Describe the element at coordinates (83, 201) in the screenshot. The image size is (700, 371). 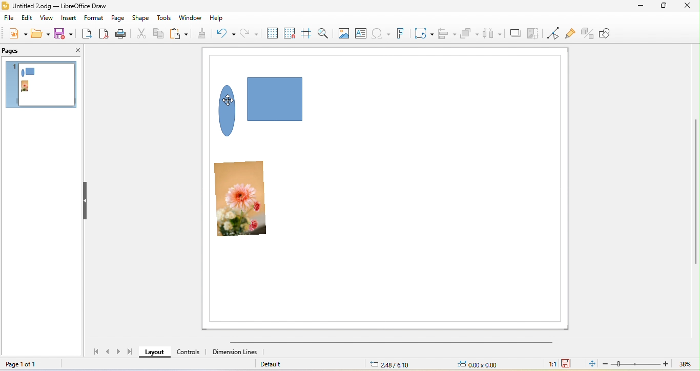
I see `hide side panel` at that location.